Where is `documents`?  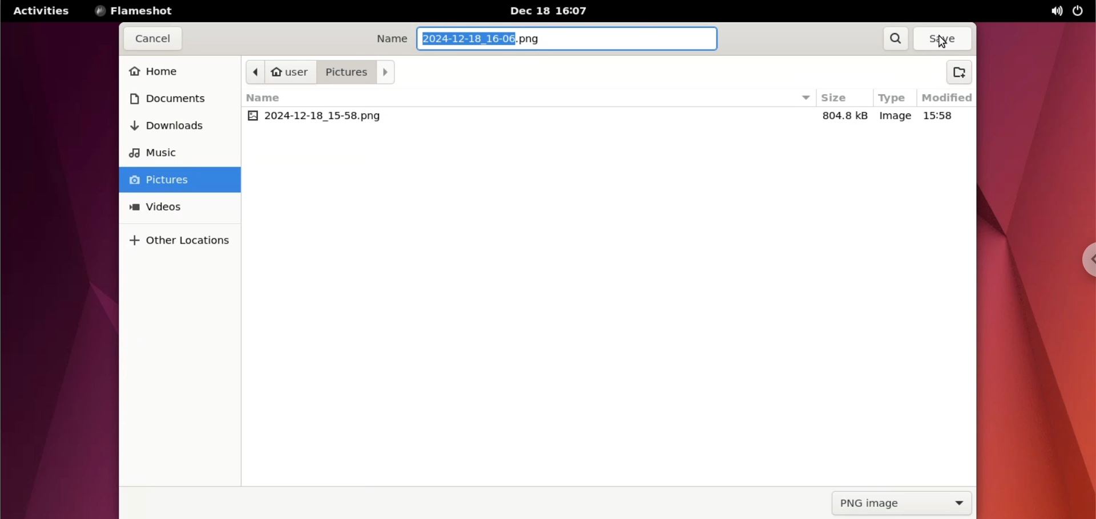 documents is located at coordinates (176, 99).